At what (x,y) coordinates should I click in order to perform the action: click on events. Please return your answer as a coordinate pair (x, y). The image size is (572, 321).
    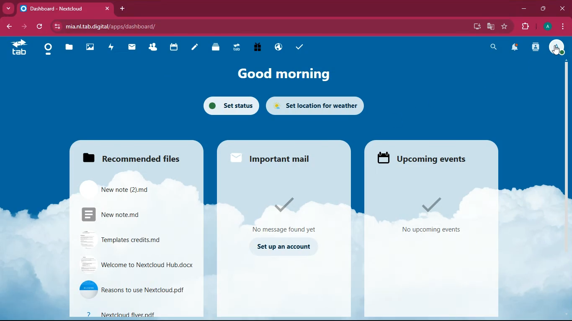
    Looking at the image, I should click on (431, 217).